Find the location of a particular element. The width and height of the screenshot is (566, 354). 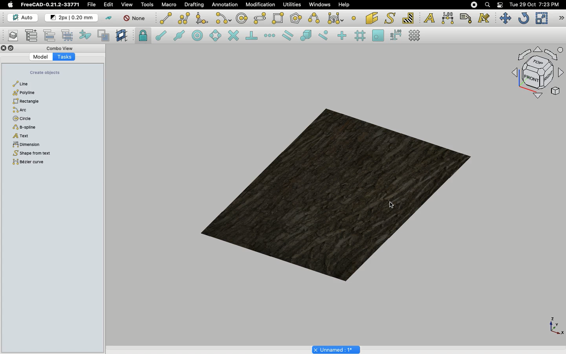

Combo view is located at coordinates (58, 47).